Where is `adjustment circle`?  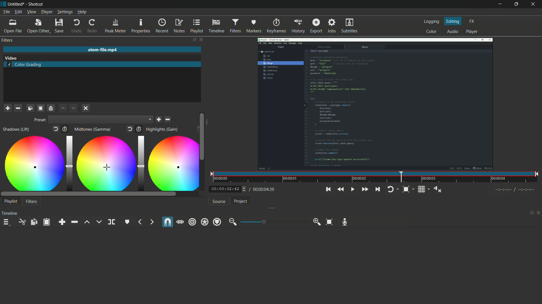 adjustment circle is located at coordinates (33, 163).